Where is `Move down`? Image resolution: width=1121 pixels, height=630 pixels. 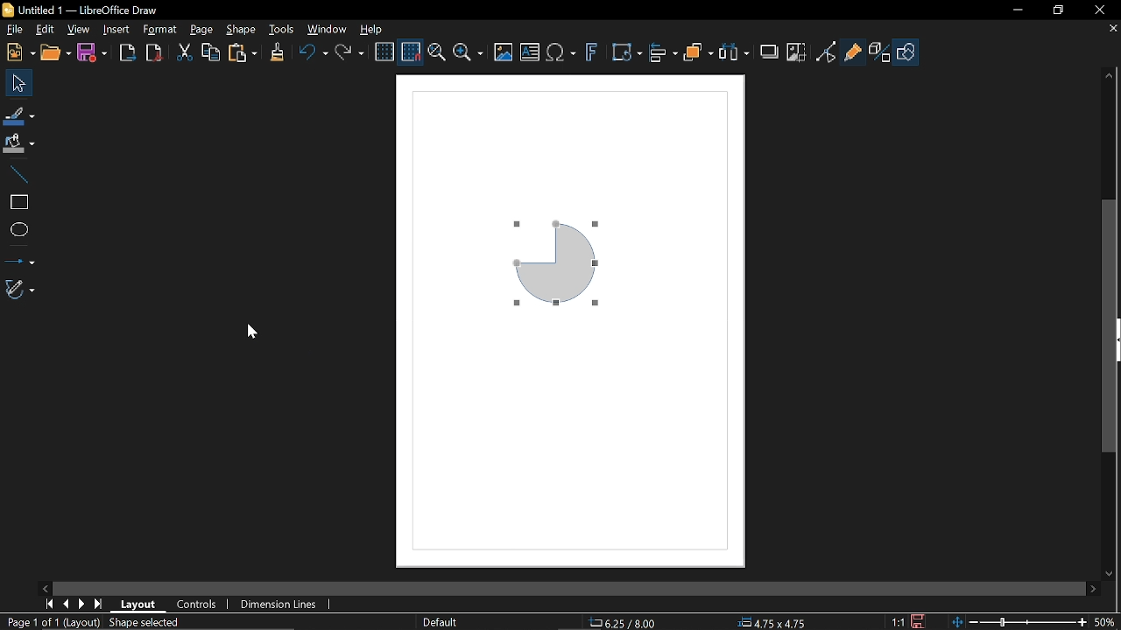
Move down is located at coordinates (1113, 574).